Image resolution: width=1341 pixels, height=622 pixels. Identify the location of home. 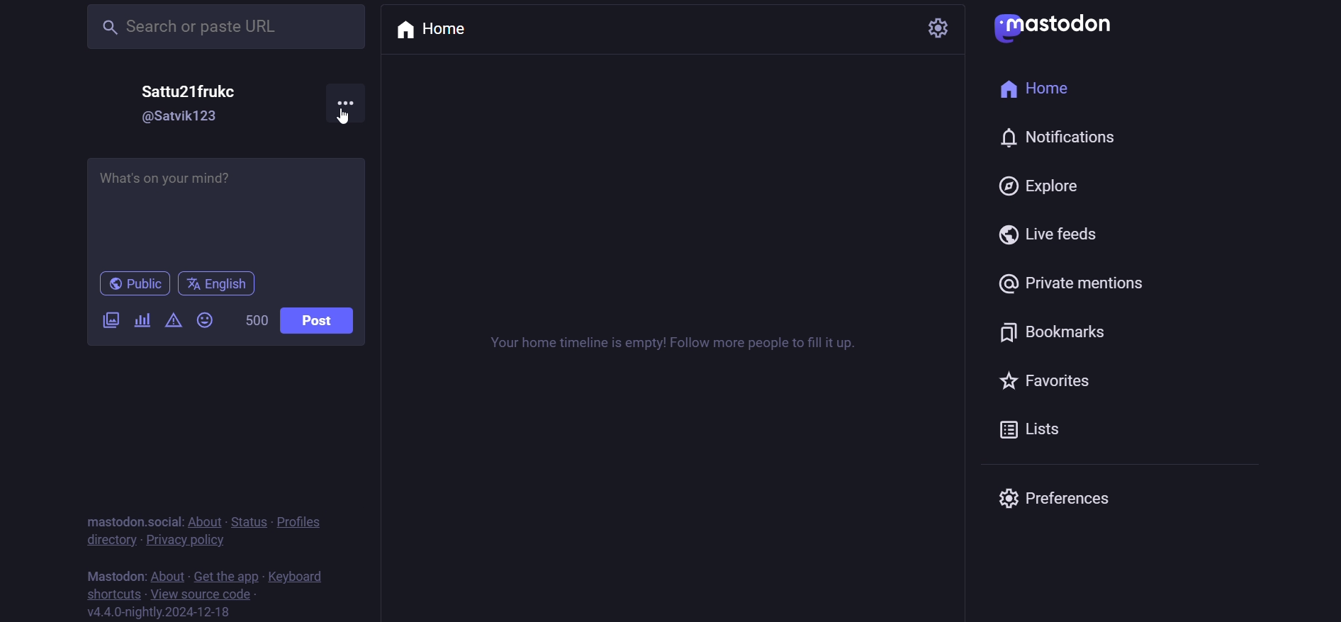
(437, 30).